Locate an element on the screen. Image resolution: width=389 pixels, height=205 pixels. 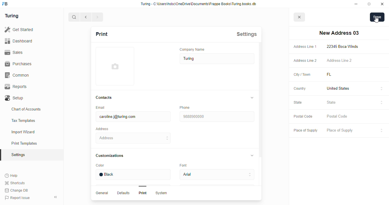
address line 1 is located at coordinates (305, 47).